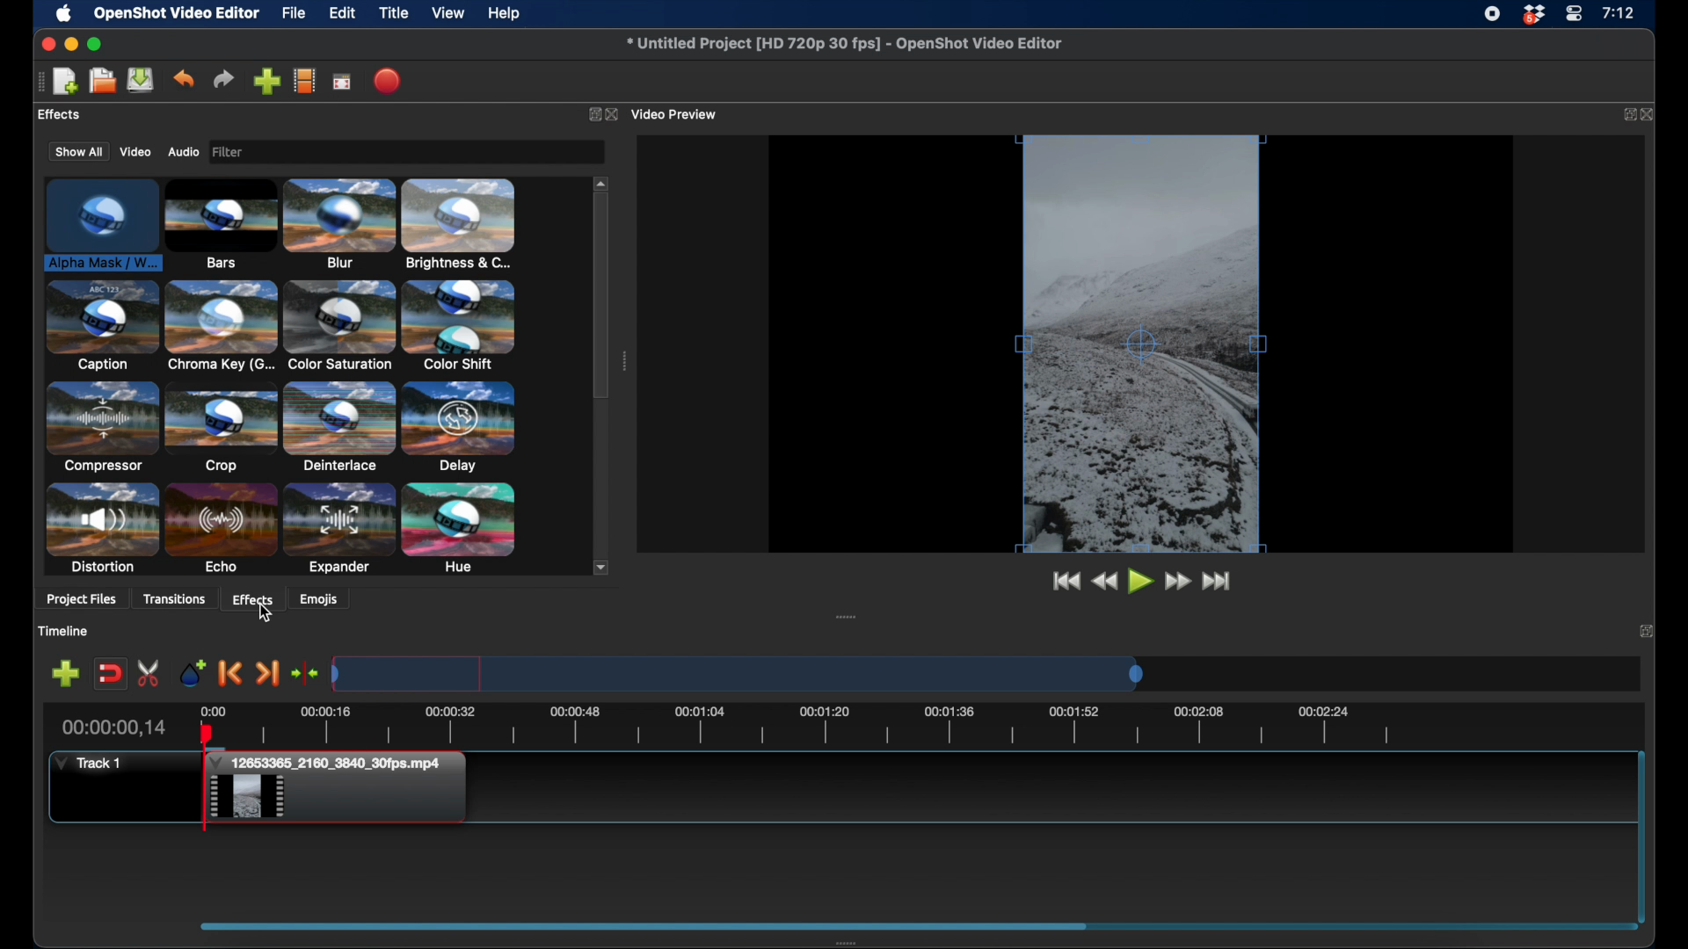 Image resolution: width=1688 pixels, height=949 pixels. I want to click on transitions, so click(174, 599).